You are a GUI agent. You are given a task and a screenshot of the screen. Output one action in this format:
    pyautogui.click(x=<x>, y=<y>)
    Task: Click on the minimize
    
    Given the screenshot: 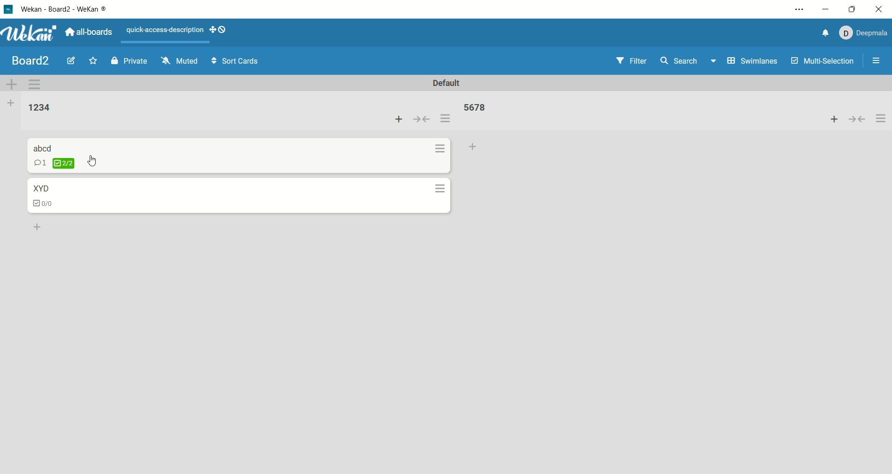 What is the action you would take?
    pyautogui.click(x=826, y=11)
    